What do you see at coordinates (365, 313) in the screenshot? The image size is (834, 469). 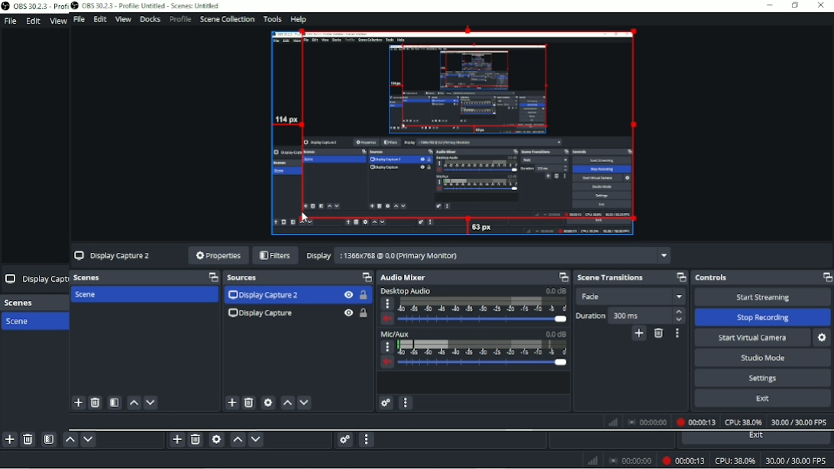 I see `Lock` at bounding box center [365, 313].